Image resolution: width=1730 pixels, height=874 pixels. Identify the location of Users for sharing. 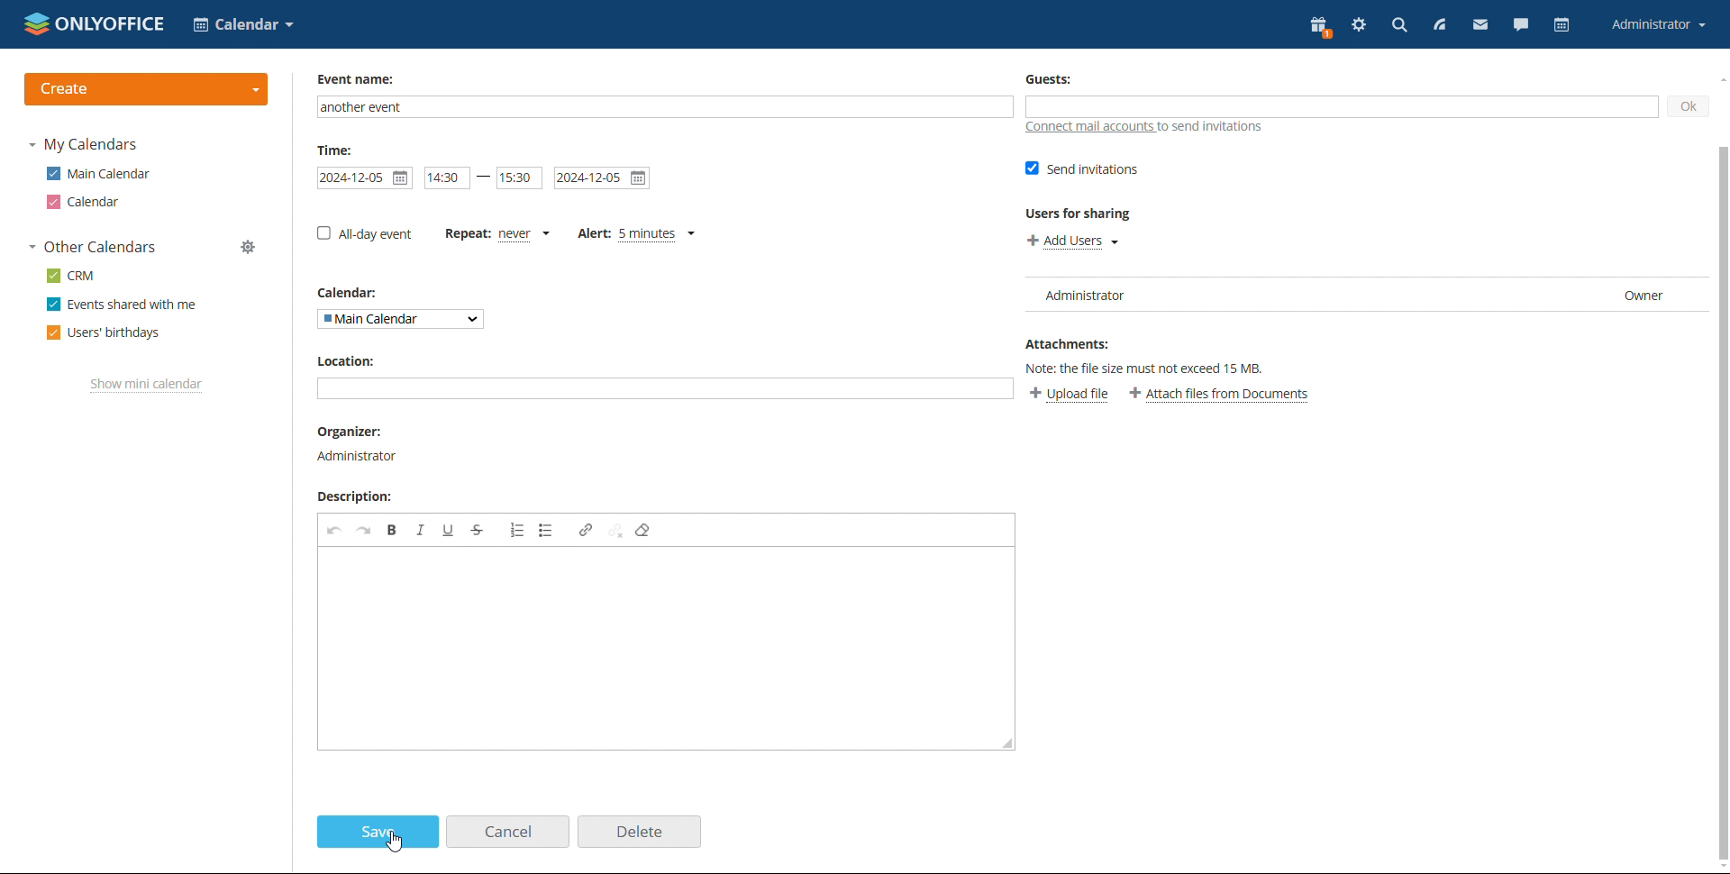
(1085, 214).